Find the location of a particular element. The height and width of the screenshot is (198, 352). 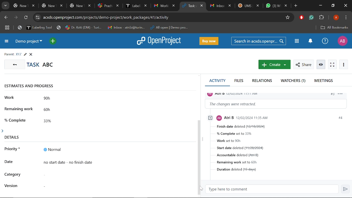

Activate zen mode is located at coordinates (332, 65).